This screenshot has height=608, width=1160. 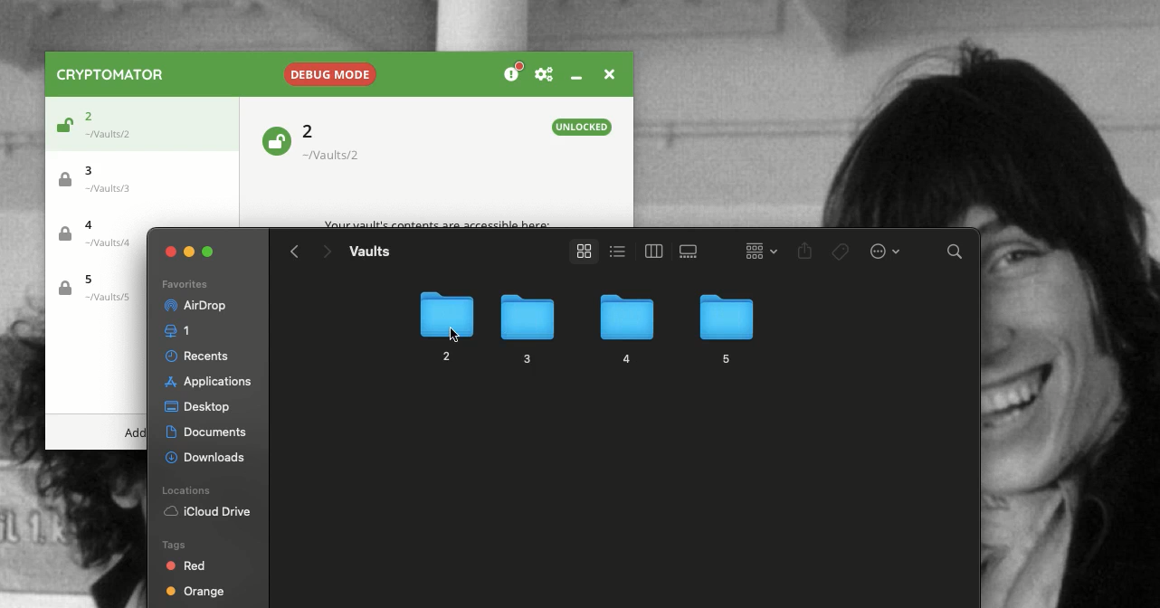 What do you see at coordinates (607, 72) in the screenshot?
I see `Close` at bounding box center [607, 72].